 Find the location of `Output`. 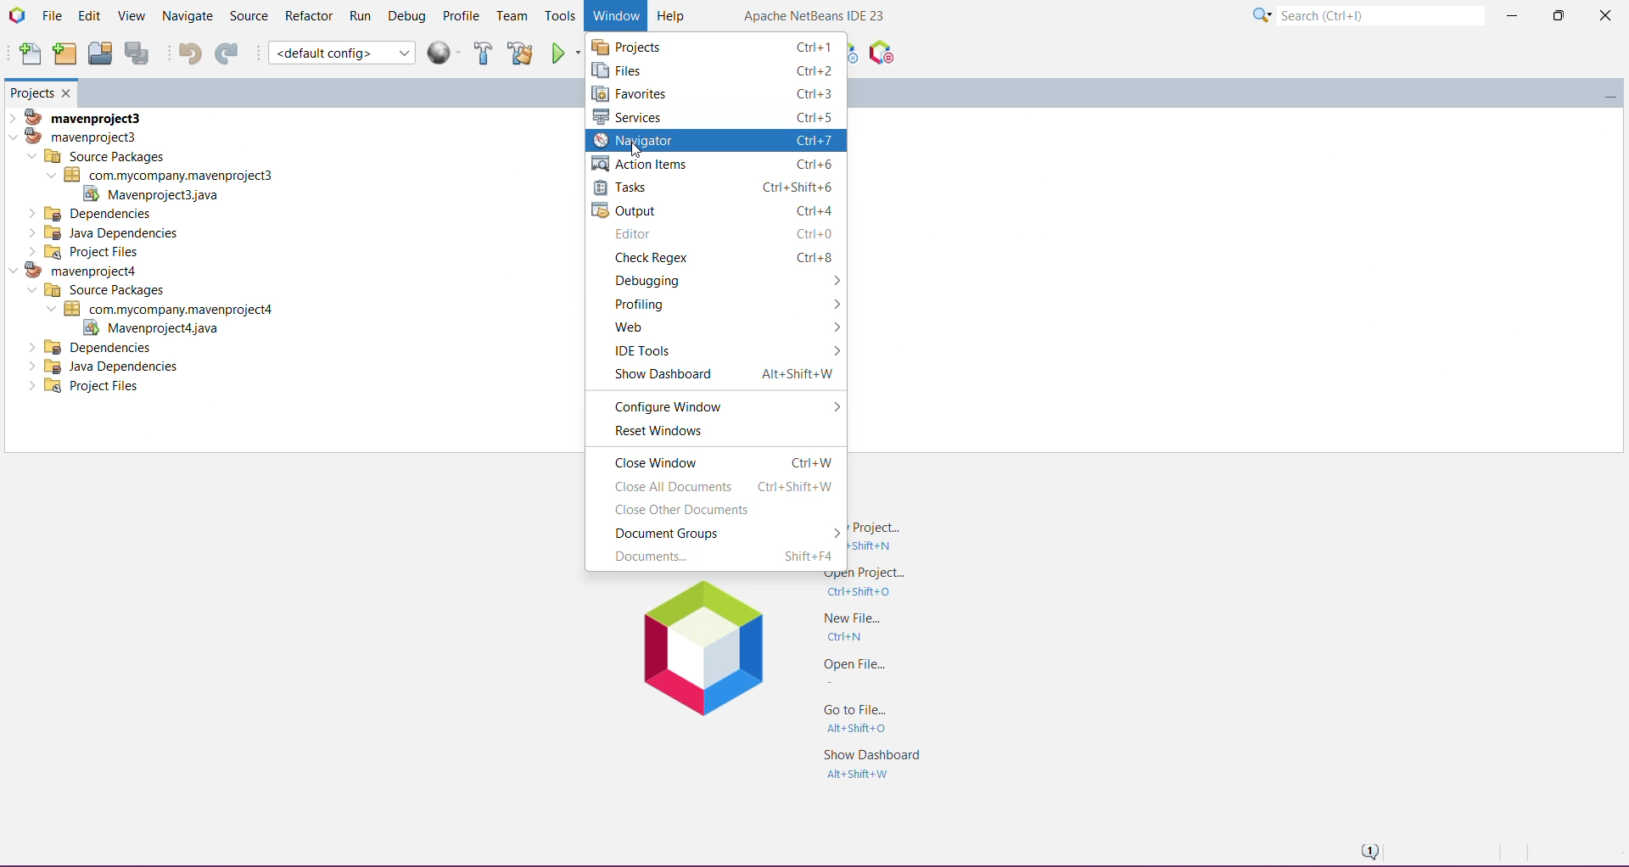

Output is located at coordinates (714, 210).